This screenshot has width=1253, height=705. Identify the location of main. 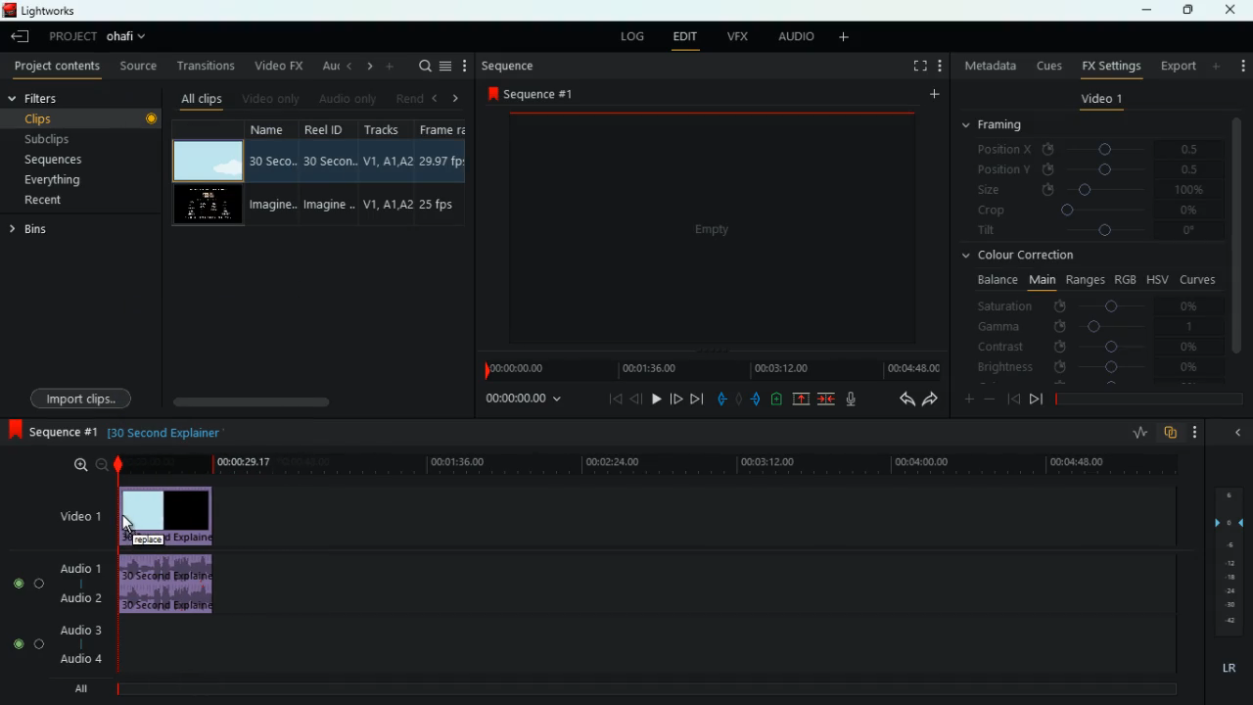
(1042, 279).